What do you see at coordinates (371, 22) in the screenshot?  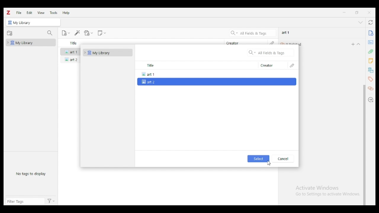 I see `sync with zotero.org` at bounding box center [371, 22].